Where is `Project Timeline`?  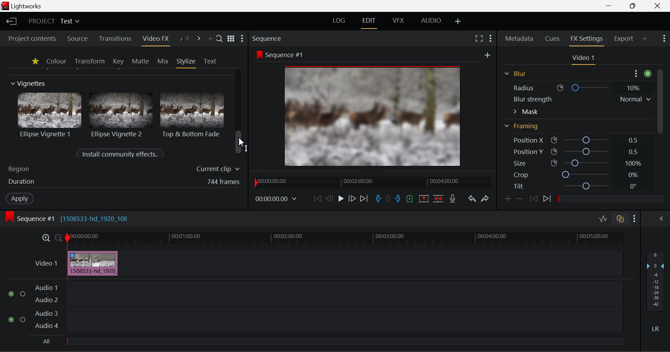 Project Timeline is located at coordinates (345, 238).